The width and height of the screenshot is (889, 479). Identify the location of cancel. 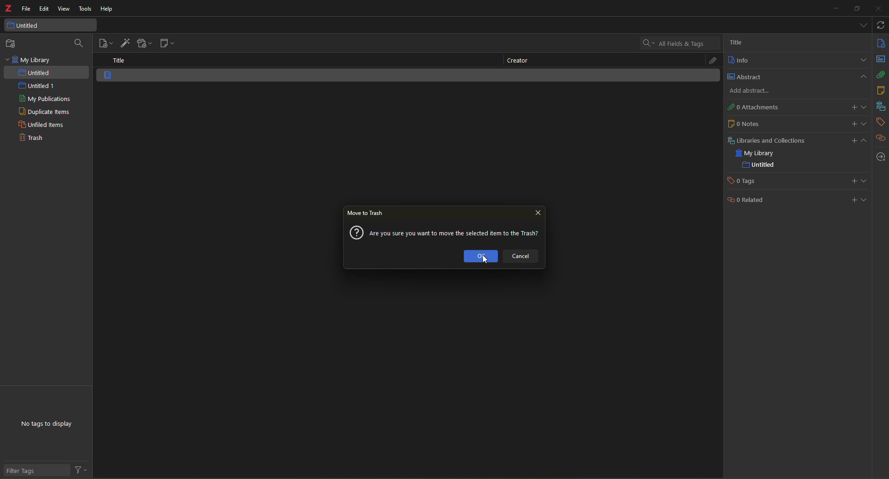
(524, 257).